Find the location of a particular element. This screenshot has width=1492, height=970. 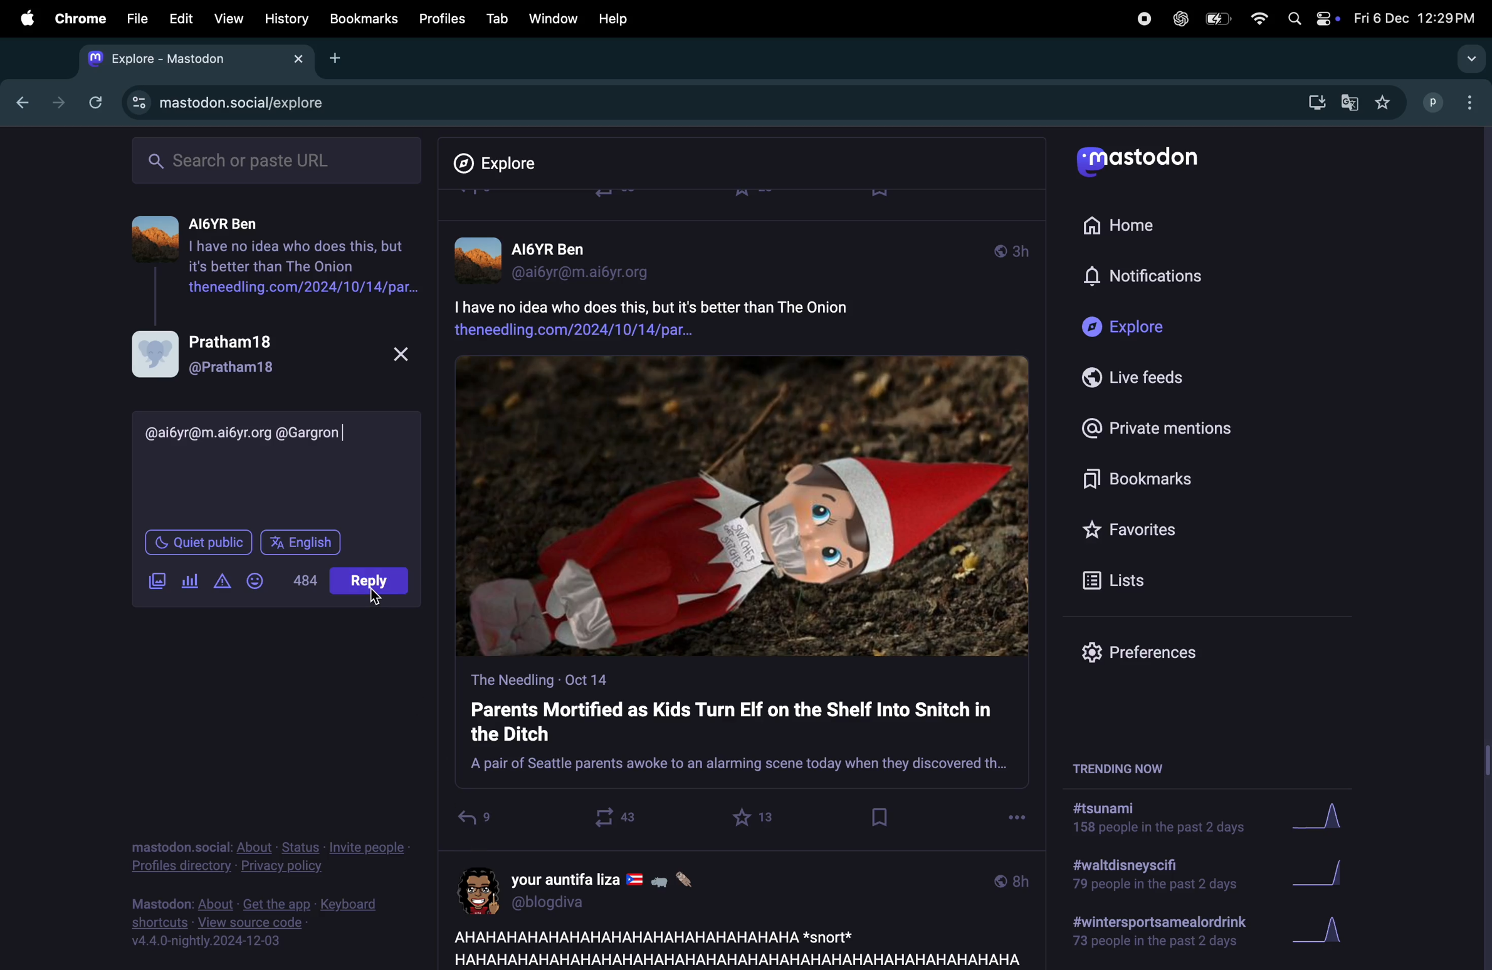

graph is located at coordinates (1320, 934).